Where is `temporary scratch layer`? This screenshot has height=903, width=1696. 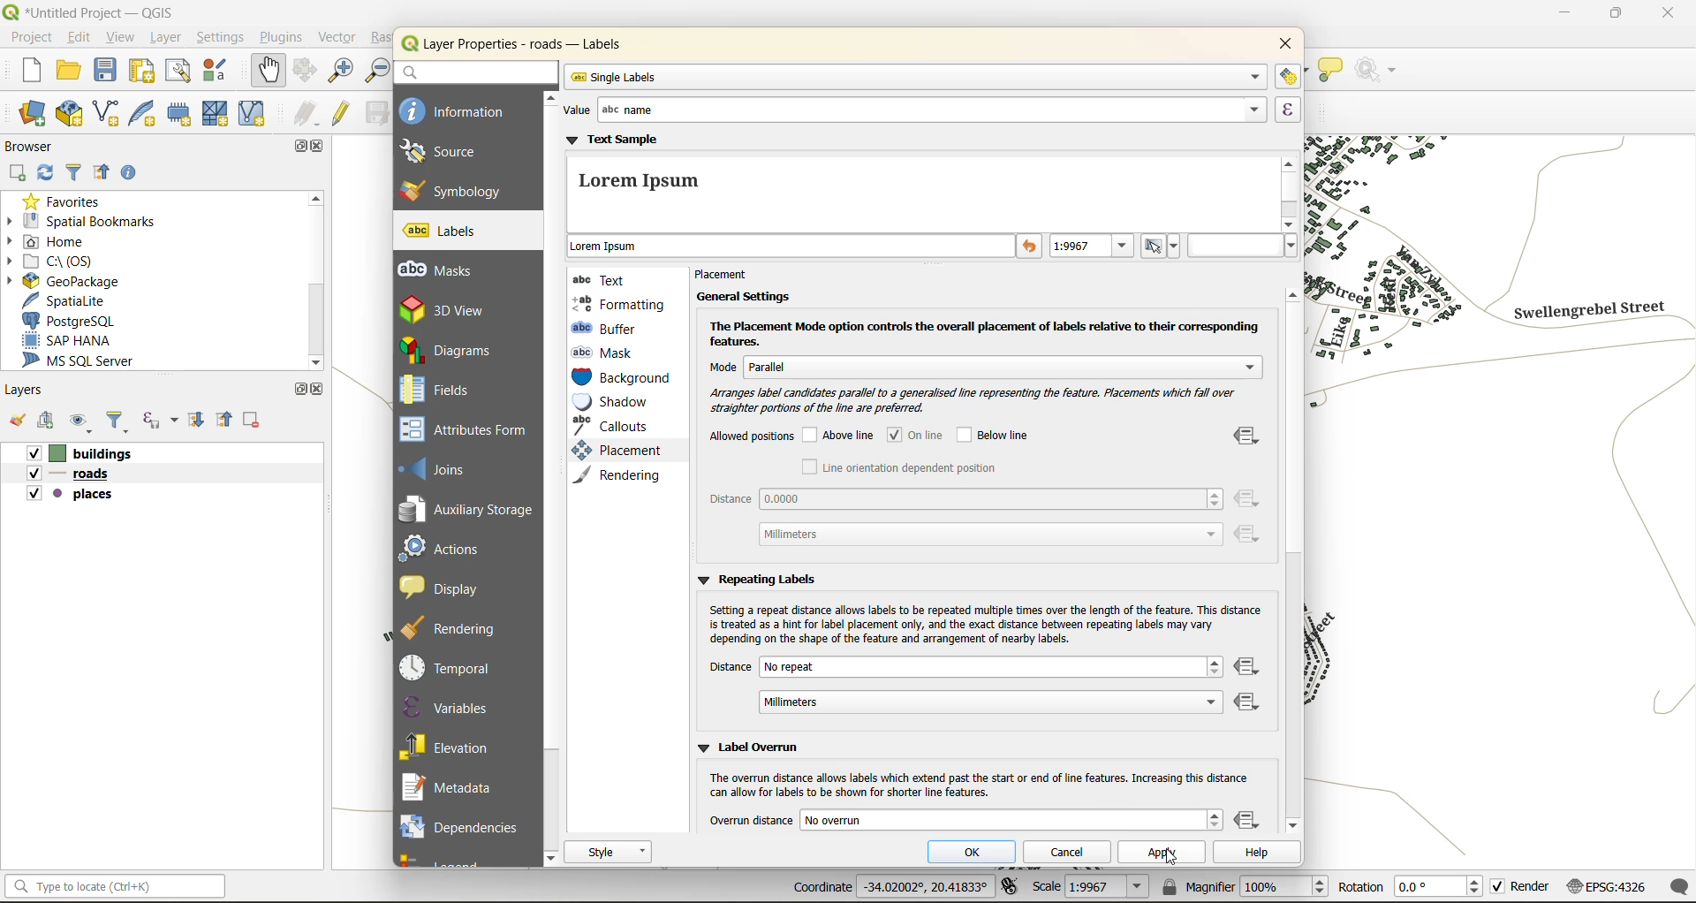
temporary scratch layer is located at coordinates (180, 113).